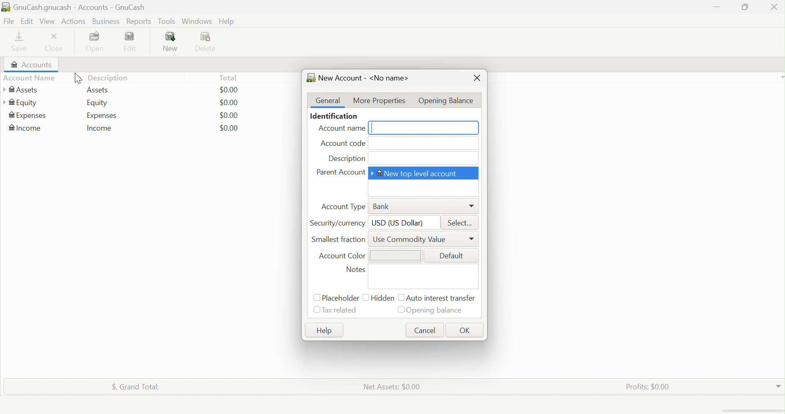 This screenshot has height=414, width=785. Describe the element at coordinates (56, 43) in the screenshot. I see `Close` at that location.